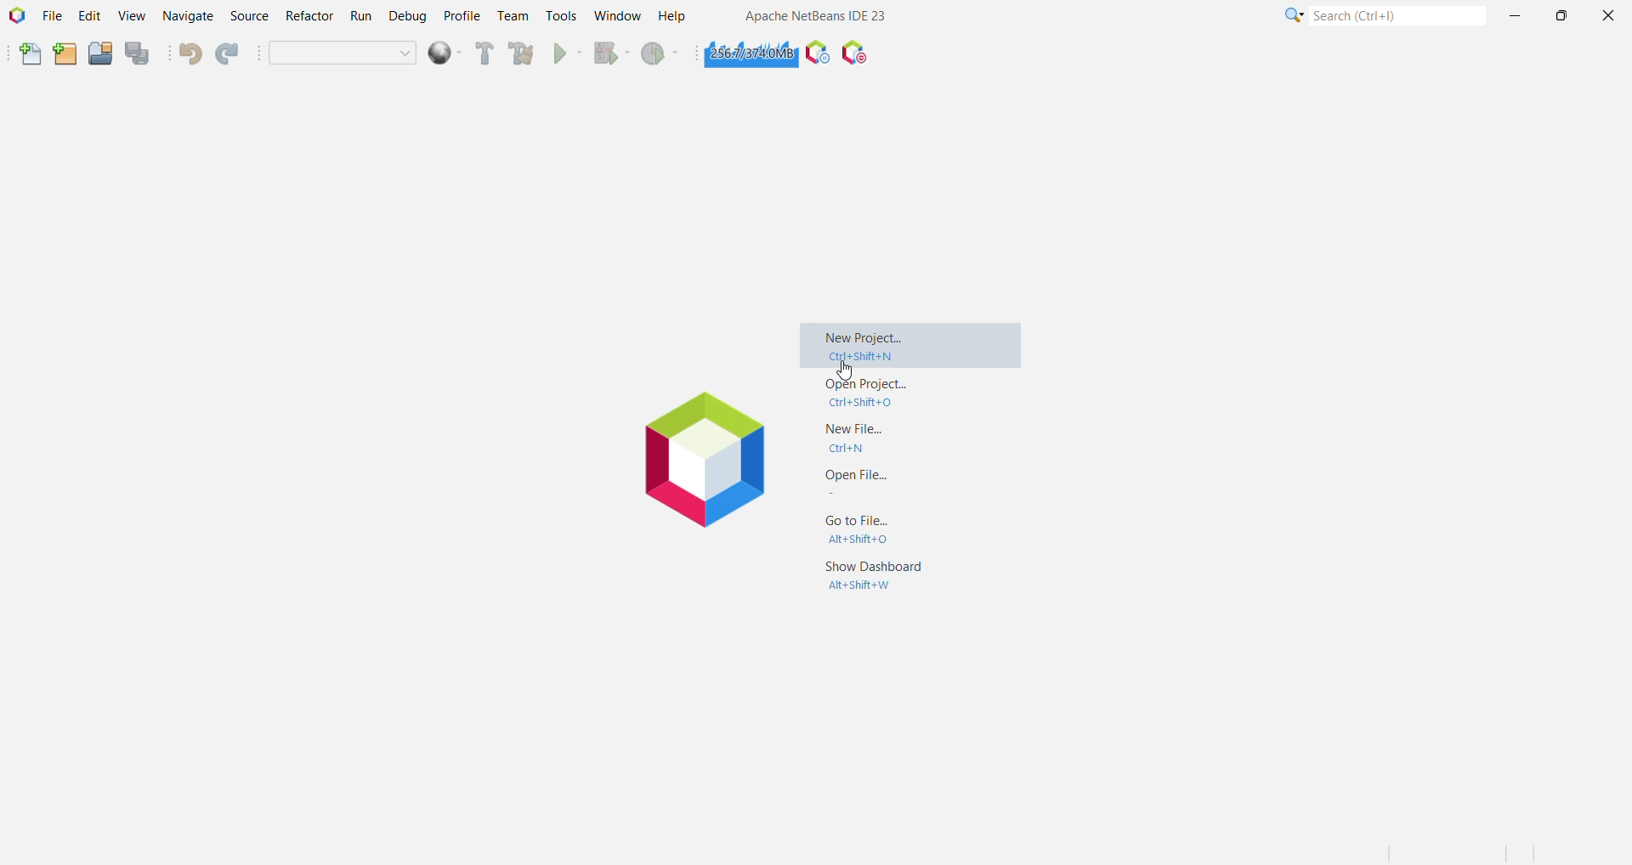  Describe the element at coordinates (139, 54) in the screenshot. I see `Save All` at that location.